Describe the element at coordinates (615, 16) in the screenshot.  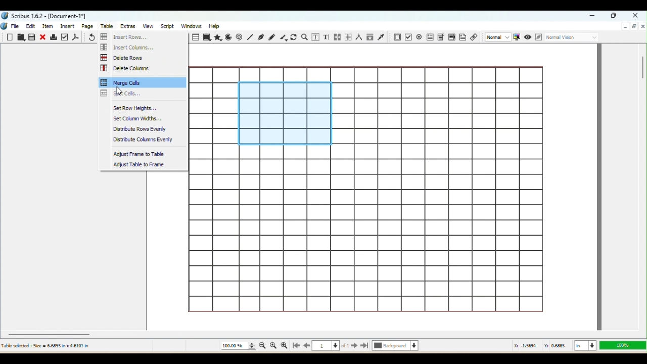
I see `Maximize` at that location.